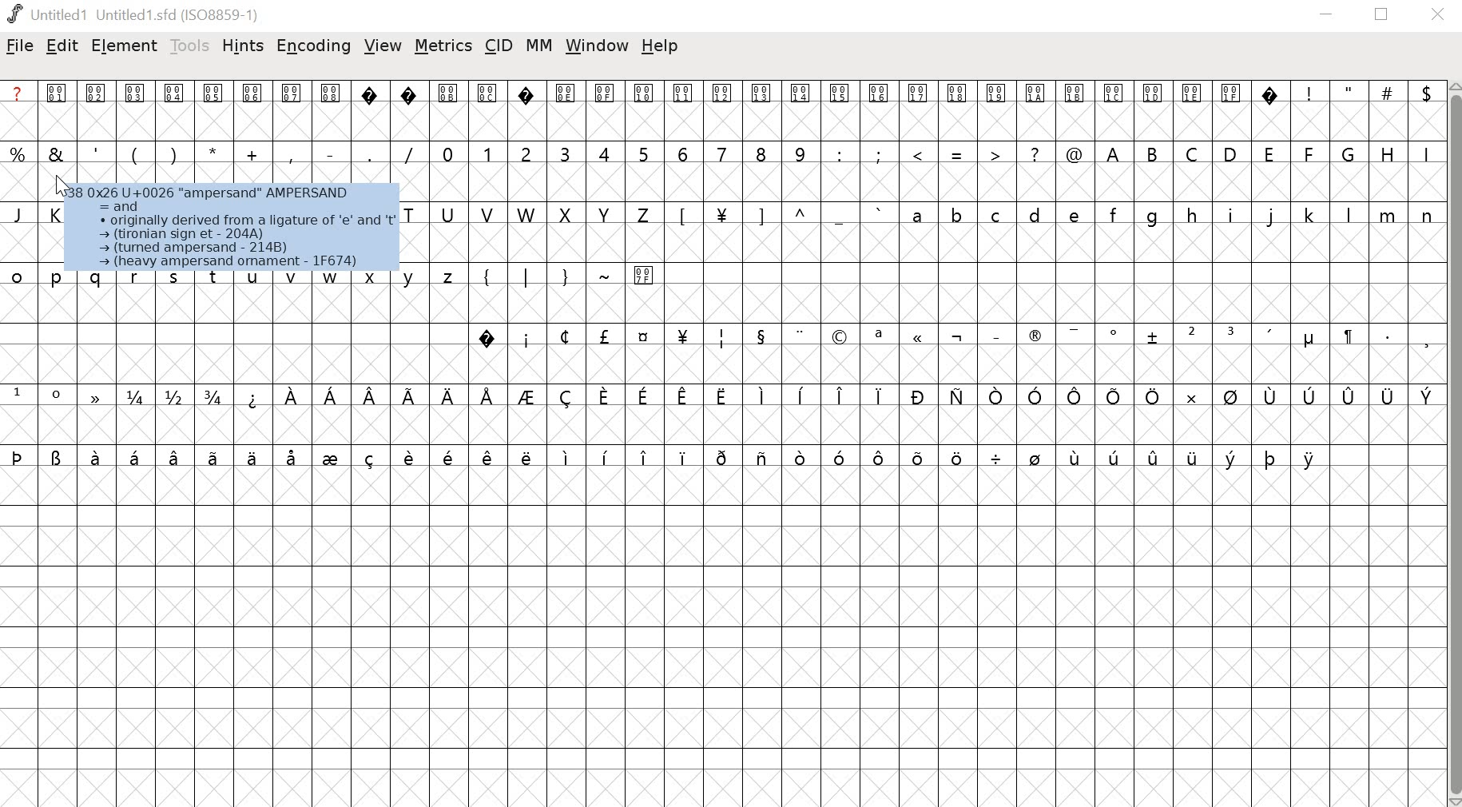  I want to click on ., so click(1386, 335).